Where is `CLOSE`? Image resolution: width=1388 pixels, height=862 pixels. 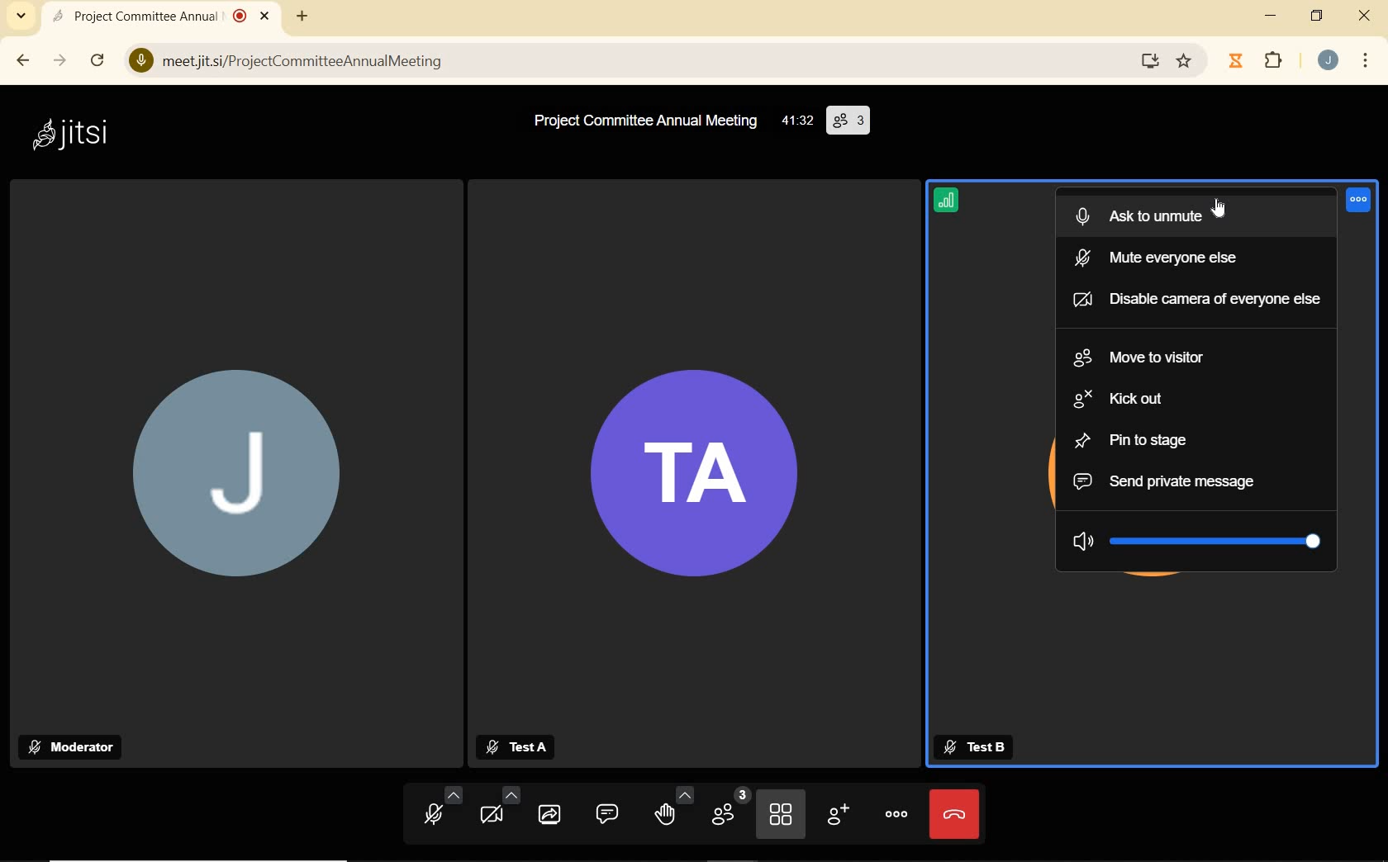 CLOSE is located at coordinates (266, 13).